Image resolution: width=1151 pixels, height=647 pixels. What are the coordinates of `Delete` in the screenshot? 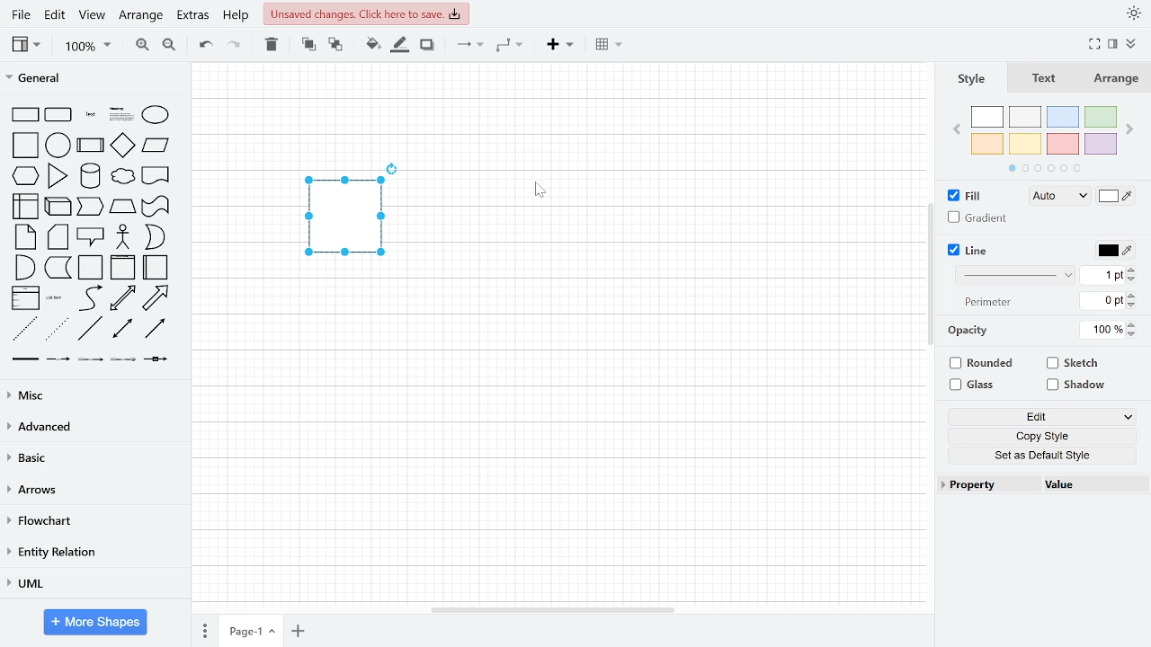 It's located at (272, 45).